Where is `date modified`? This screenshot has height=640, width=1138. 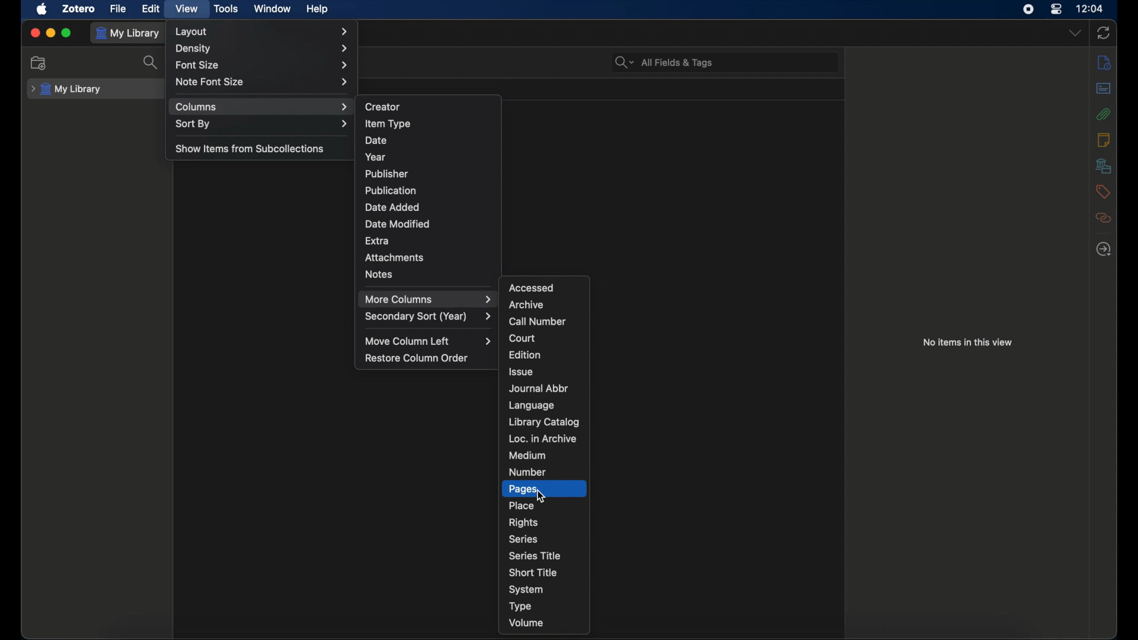
date modified is located at coordinates (398, 224).